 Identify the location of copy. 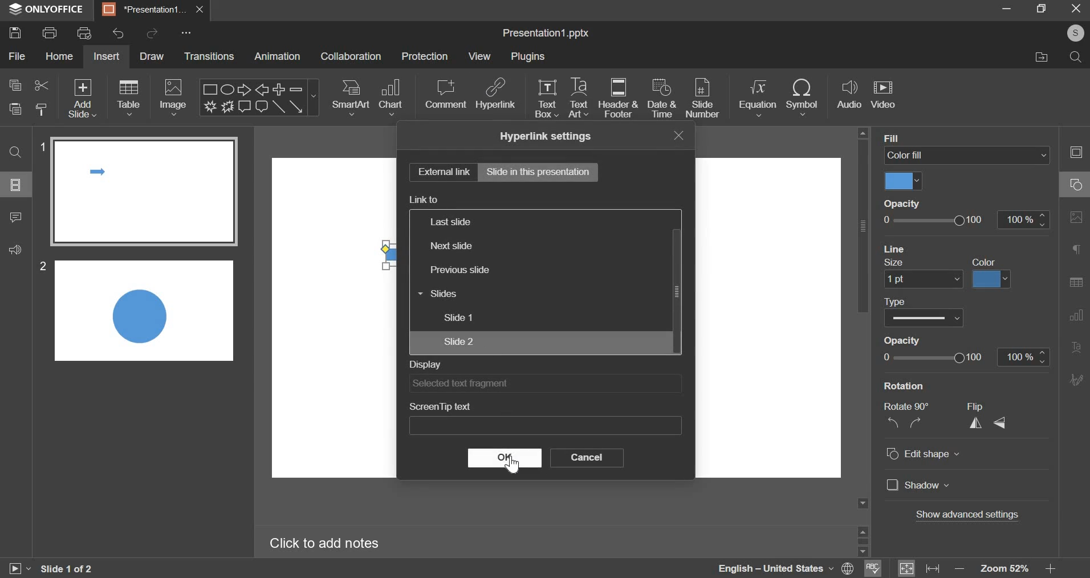
(15, 85).